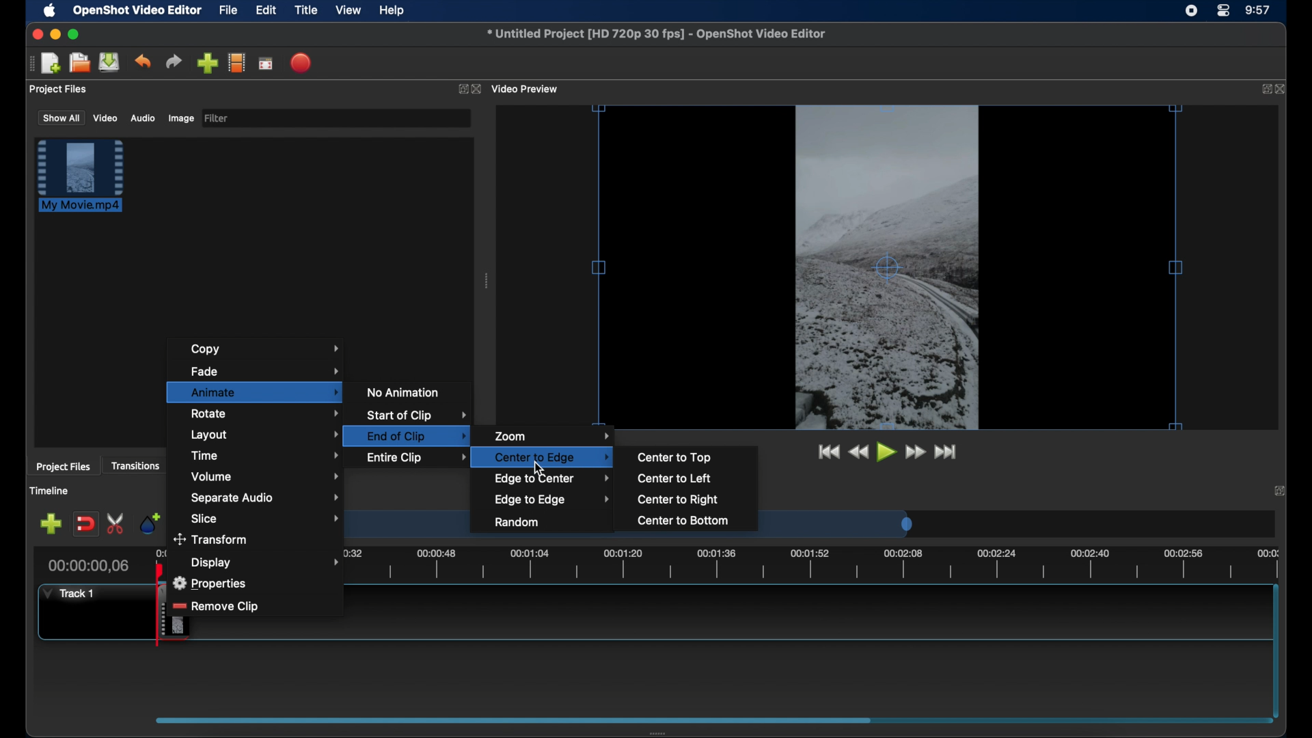 Image resolution: width=1312 pixels, height=738 pixels. I want to click on full screen, so click(266, 63).